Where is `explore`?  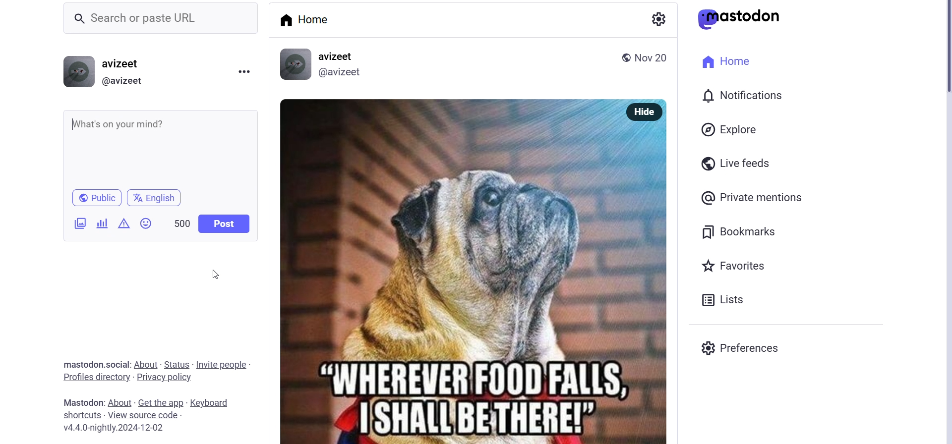
explore is located at coordinates (737, 132).